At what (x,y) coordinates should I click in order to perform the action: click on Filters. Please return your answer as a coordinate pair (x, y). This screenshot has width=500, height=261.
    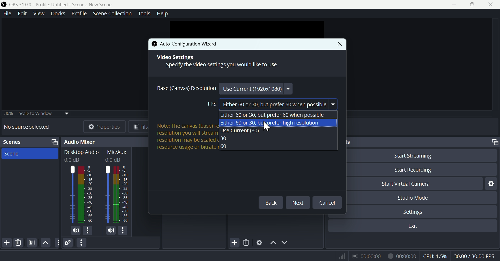
    Looking at the image, I should click on (139, 126).